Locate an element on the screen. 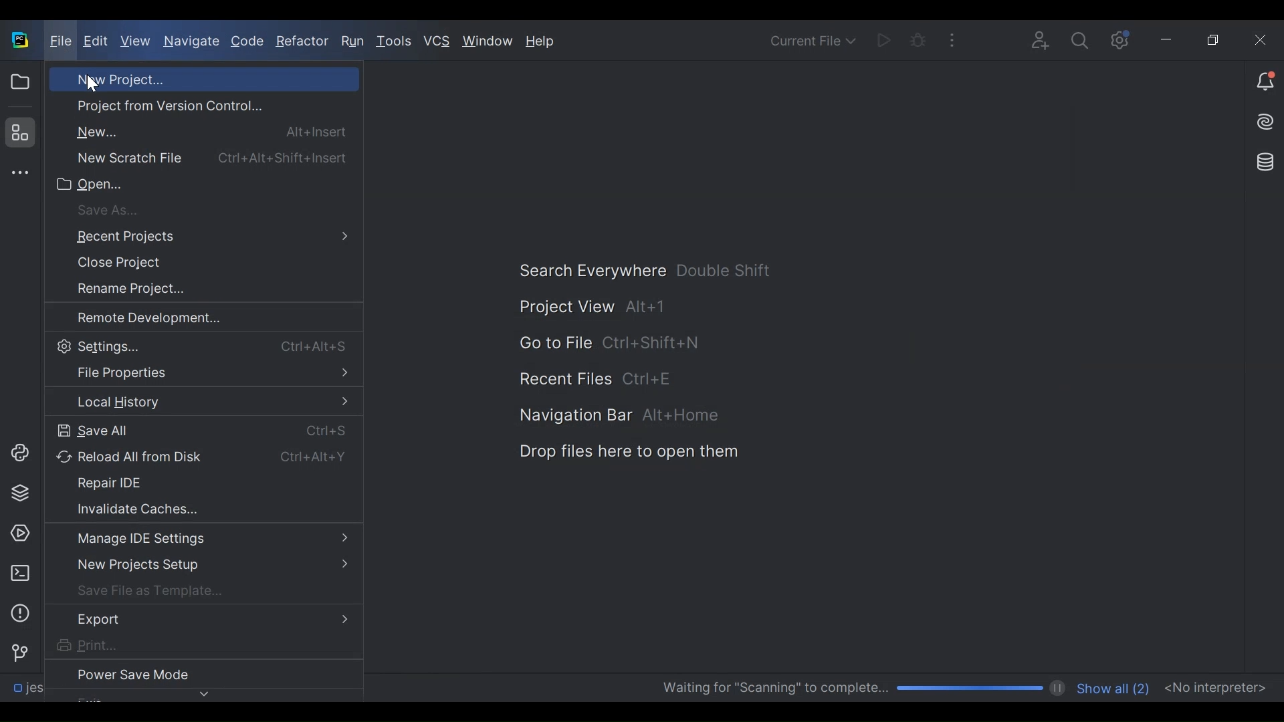 This screenshot has height=722, width=1284. Problem is located at coordinates (19, 613).